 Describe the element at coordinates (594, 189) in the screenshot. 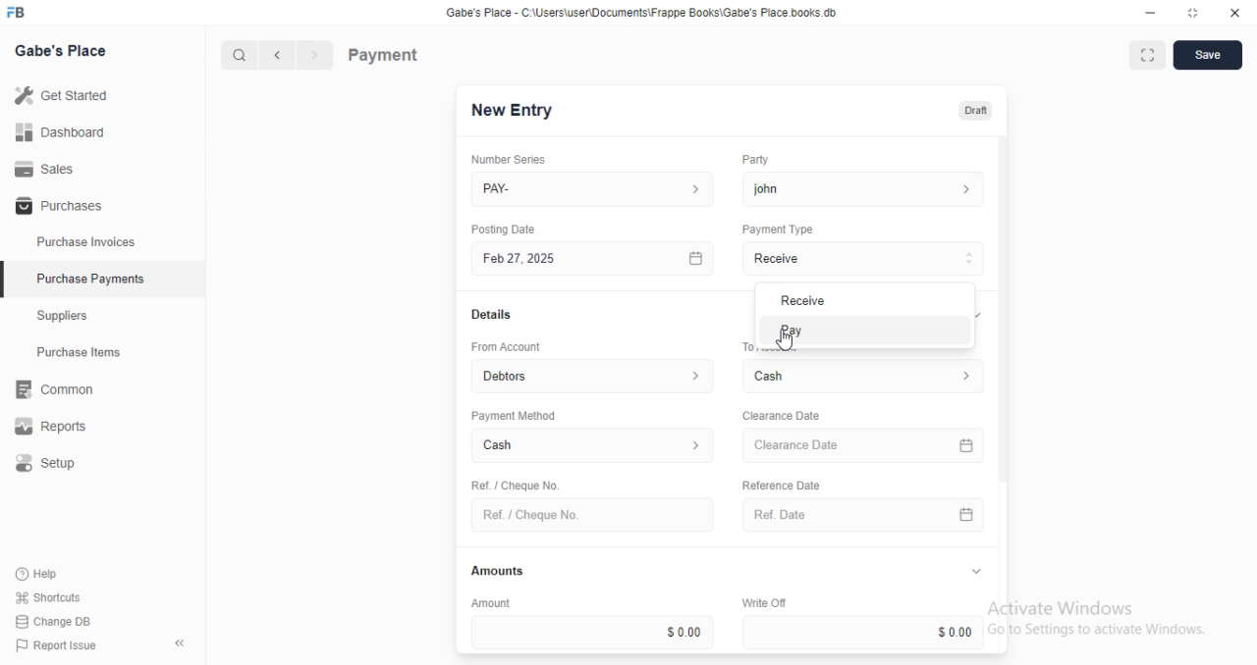

I see `PAY-` at that location.